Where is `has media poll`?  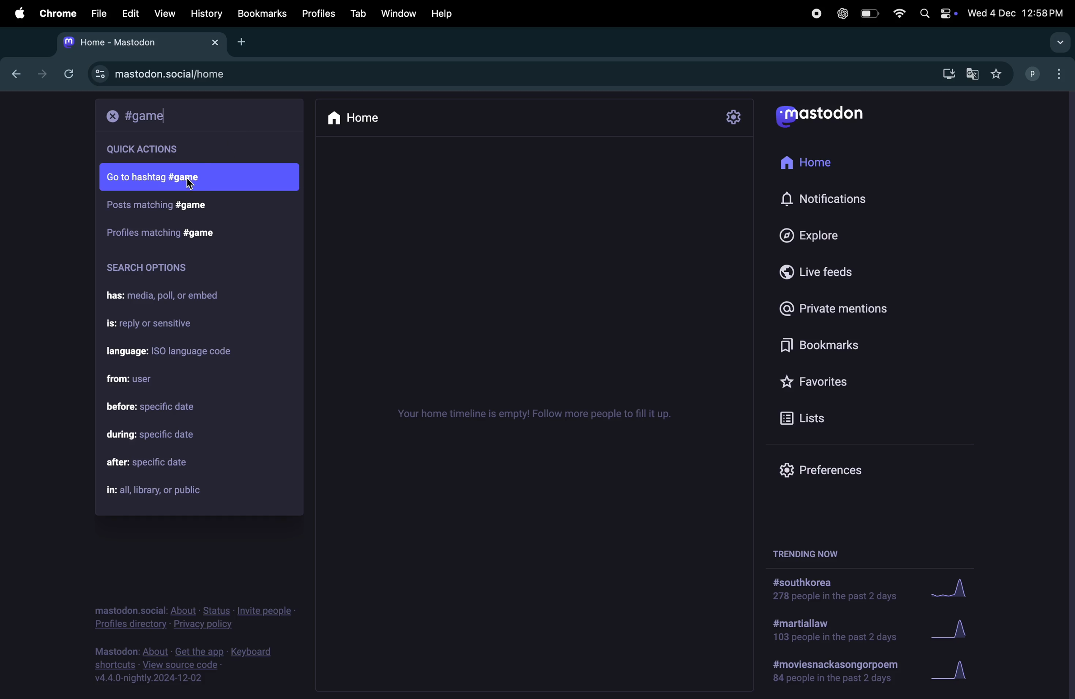
has media poll is located at coordinates (170, 297).